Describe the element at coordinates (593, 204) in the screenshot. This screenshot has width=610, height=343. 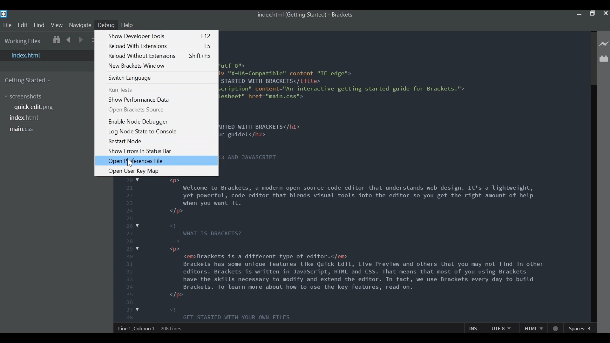
I see `Vertical Scroll bar` at that location.